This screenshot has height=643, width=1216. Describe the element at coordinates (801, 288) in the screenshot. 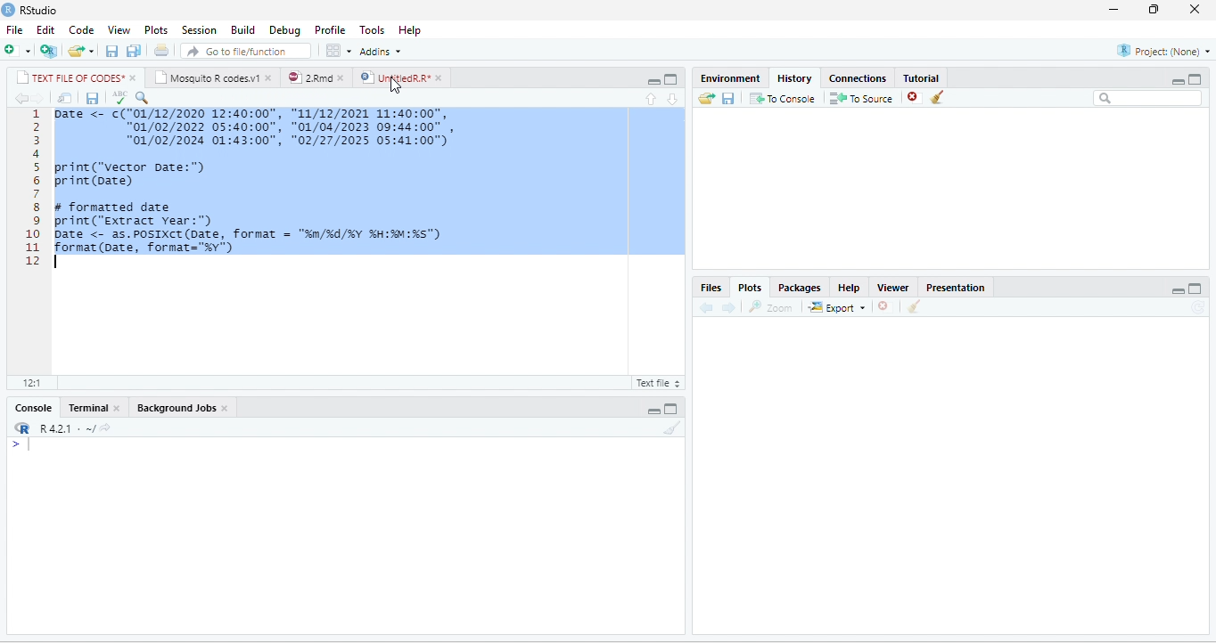

I see `Packages` at that location.